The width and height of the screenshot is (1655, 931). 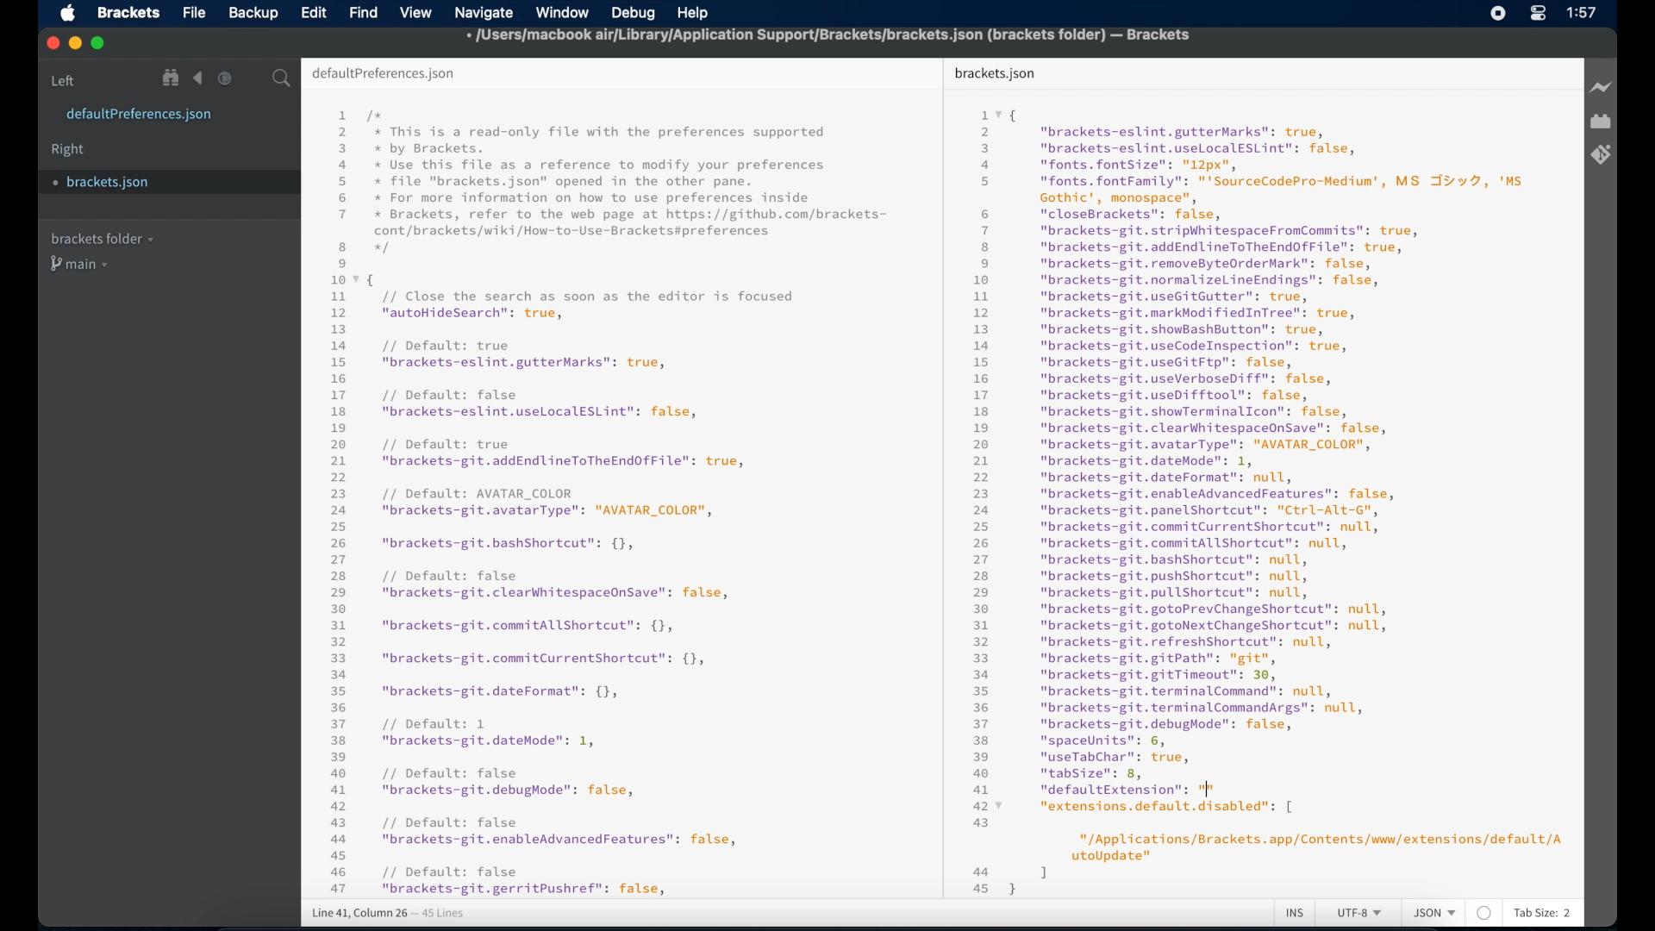 I want to click on tab size: 2, so click(x=1543, y=914).